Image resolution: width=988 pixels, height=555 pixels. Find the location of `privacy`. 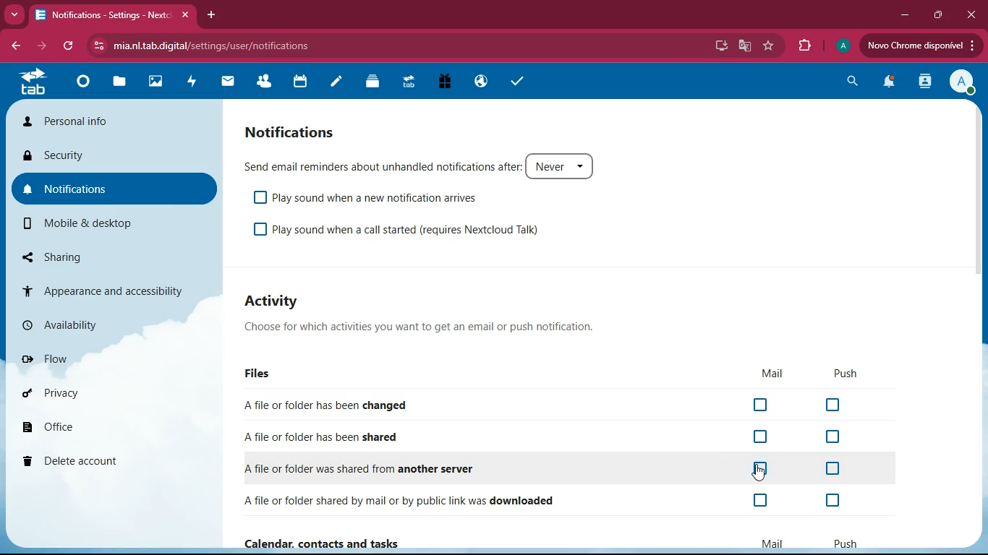

privacy is located at coordinates (91, 397).